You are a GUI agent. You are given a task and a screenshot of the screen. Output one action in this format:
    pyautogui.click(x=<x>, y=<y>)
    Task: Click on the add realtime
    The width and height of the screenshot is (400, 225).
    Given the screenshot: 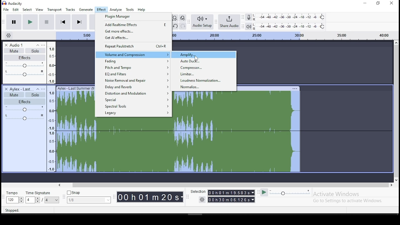 What is the action you would take?
    pyautogui.click(x=133, y=25)
    